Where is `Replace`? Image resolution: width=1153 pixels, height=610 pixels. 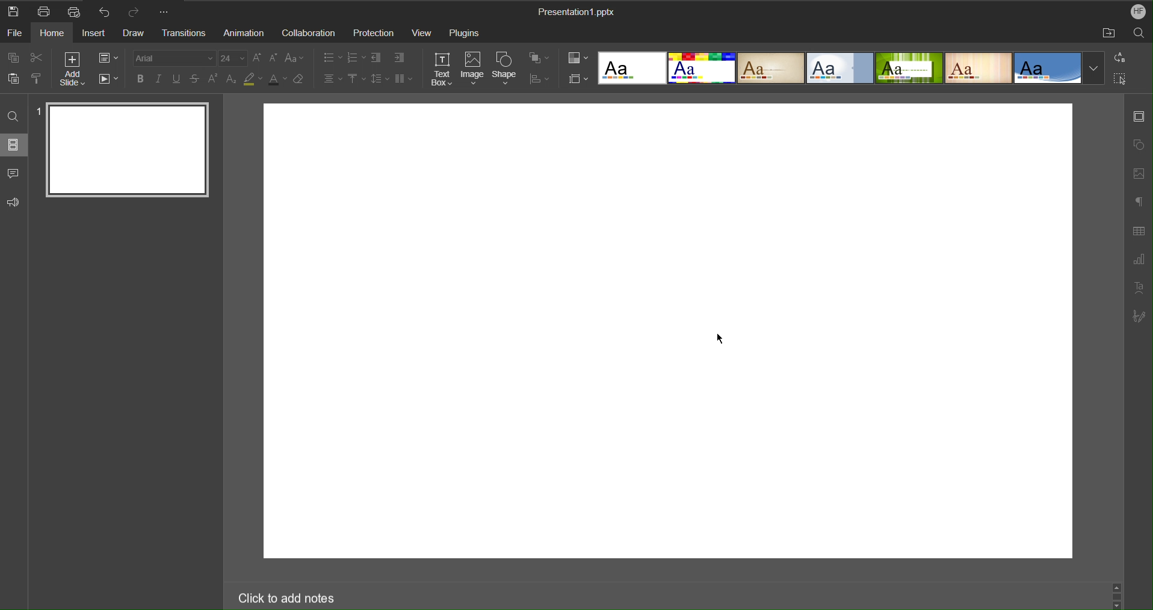
Replace is located at coordinates (1118, 58).